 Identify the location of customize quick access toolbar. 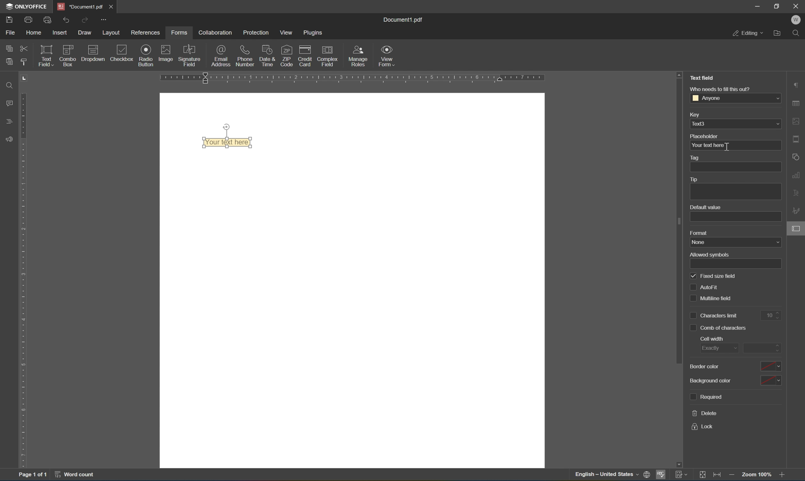
(104, 19).